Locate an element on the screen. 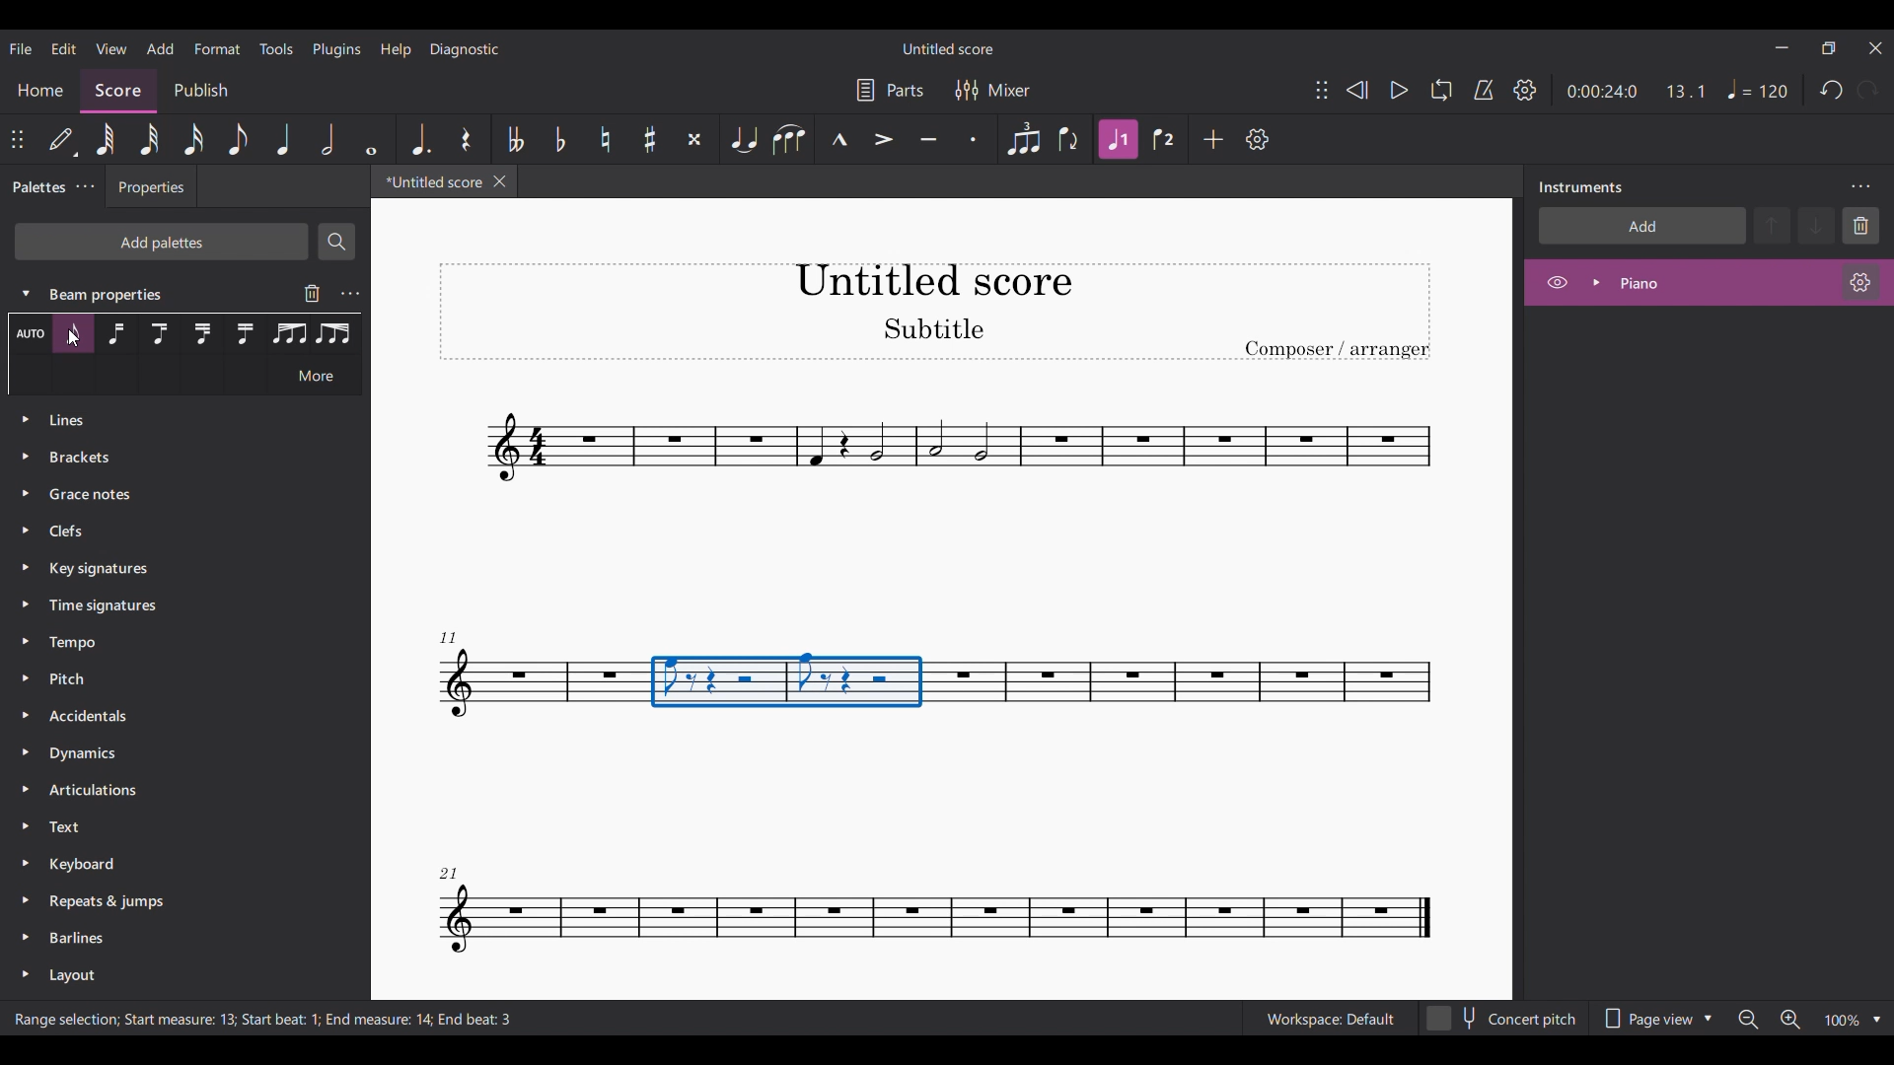  Change position of toolbar is located at coordinates (18, 139).